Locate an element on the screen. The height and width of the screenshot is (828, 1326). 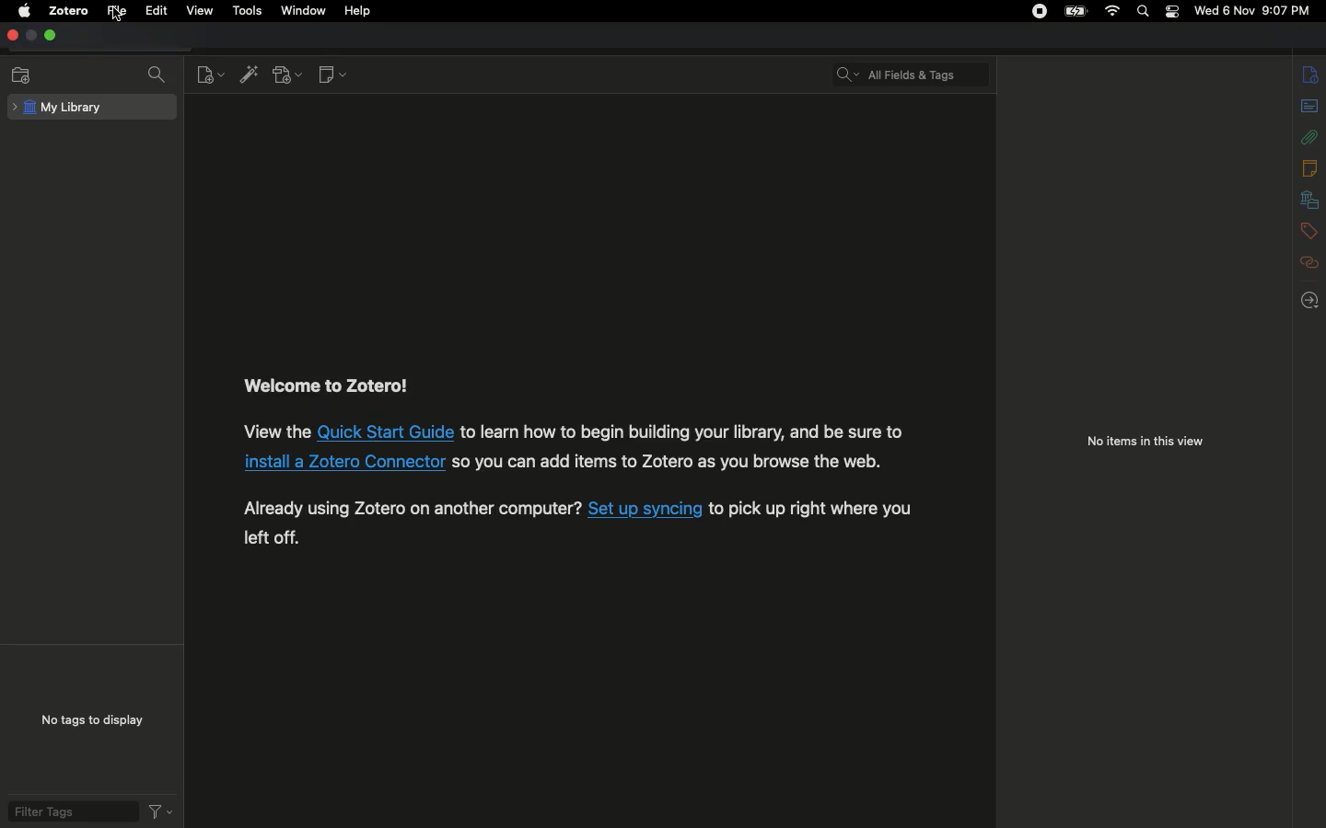
Locate is located at coordinates (1313, 300).